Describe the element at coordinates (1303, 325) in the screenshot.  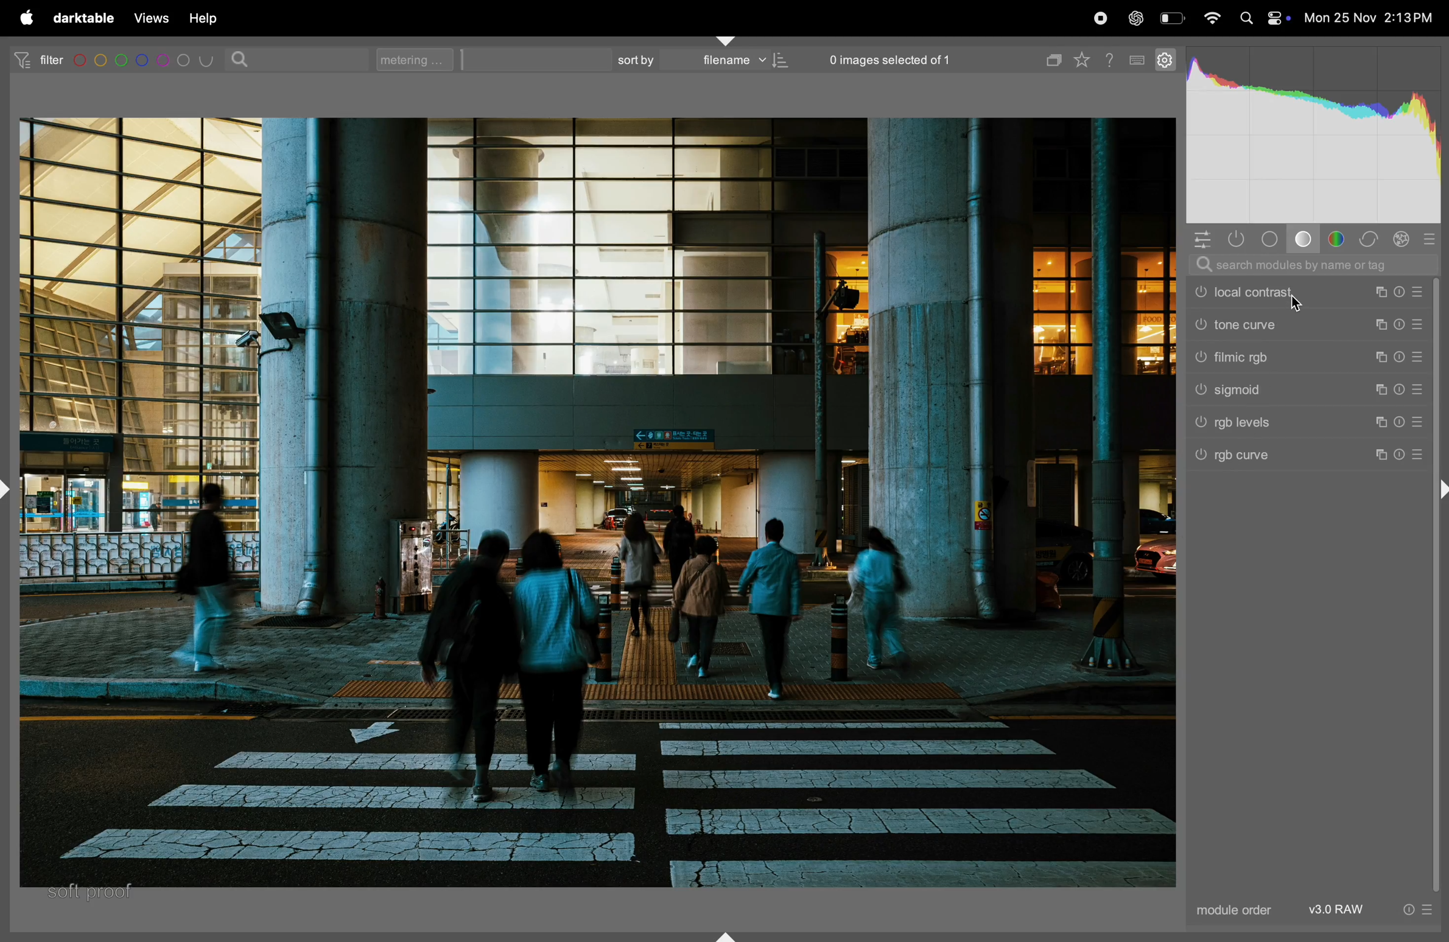
I see `tone curve` at that location.